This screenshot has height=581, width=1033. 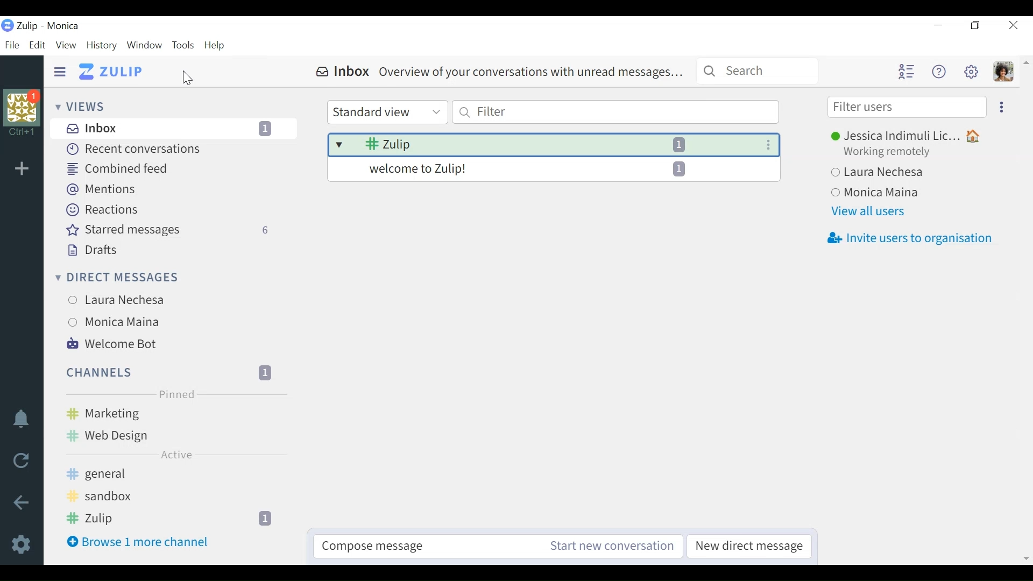 What do you see at coordinates (937, 24) in the screenshot?
I see `minimize` at bounding box center [937, 24].